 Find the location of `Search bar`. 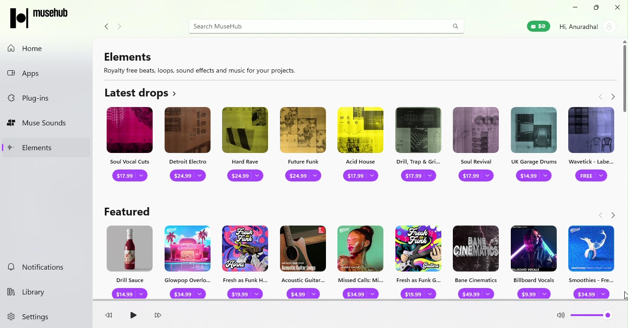

Search bar is located at coordinates (314, 26).